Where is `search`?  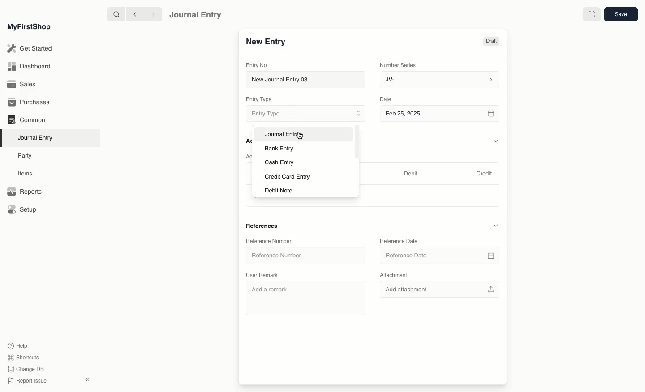 search is located at coordinates (114, 14).